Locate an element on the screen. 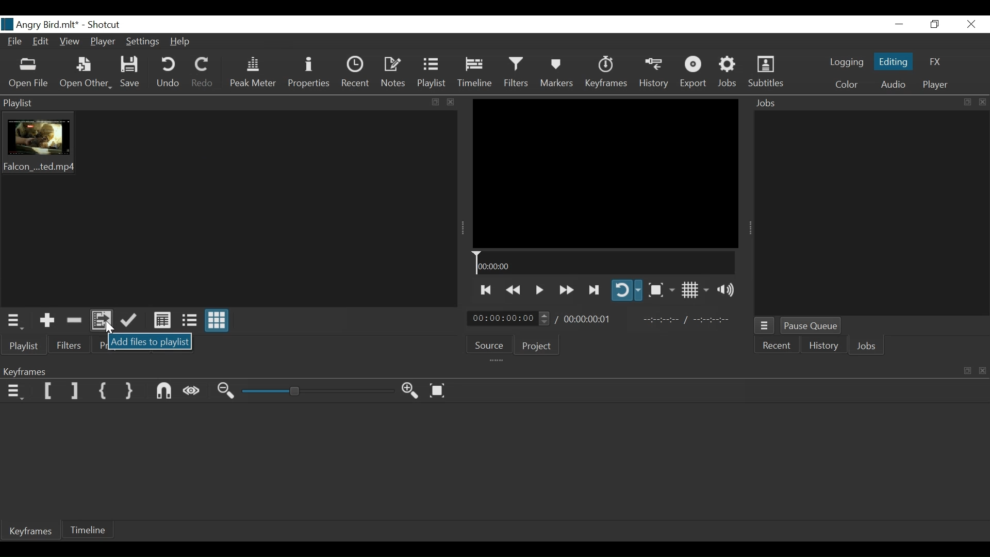 The height and width of the screenshot is (557, 990). Jobs is located at coordinates (728, 71).